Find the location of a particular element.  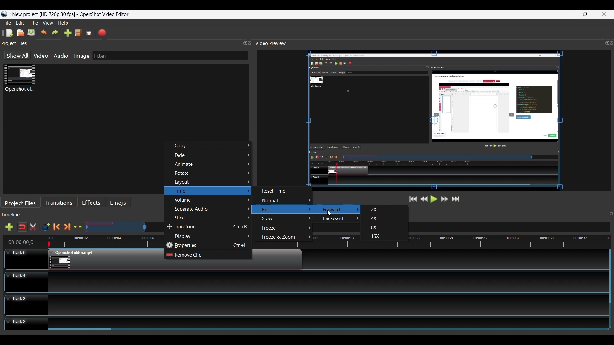

Vertical Scroll bar is located at coordinates (610, 277).